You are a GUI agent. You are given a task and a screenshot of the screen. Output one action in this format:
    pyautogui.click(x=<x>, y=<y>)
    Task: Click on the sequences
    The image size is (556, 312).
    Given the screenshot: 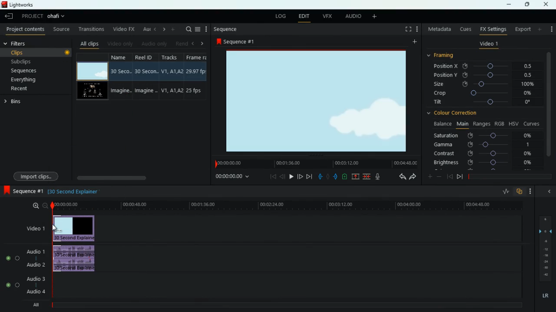 What is the action you would take?
    pyautogui.click(x=25, y=71)
    